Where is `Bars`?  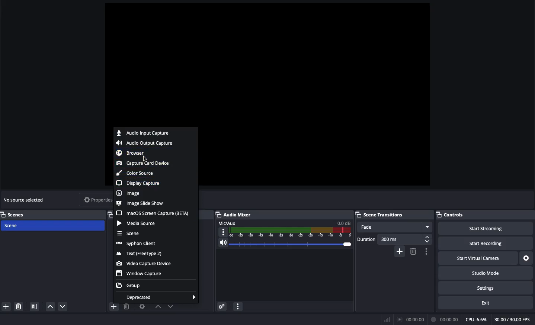 Bars is located at coordinates (386, 320).